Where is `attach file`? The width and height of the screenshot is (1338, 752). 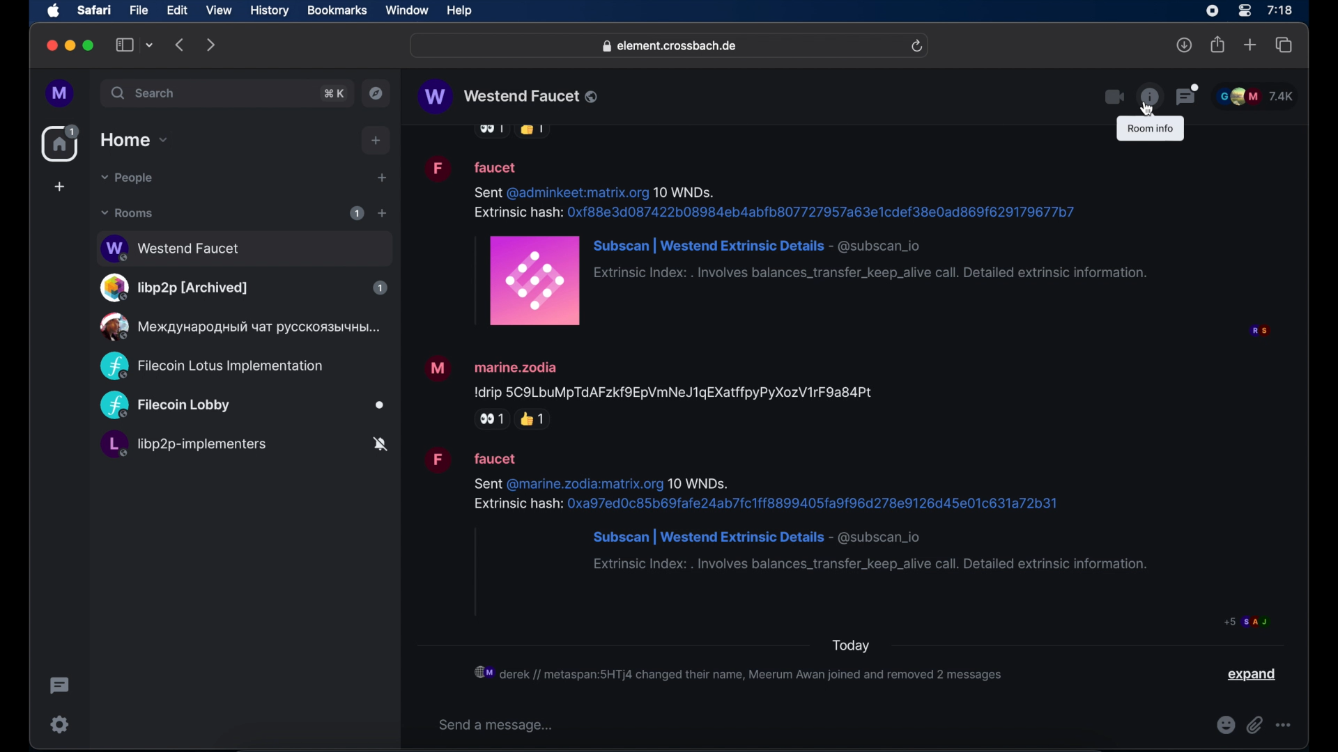 attach file is located at coordinates (1255, 725).